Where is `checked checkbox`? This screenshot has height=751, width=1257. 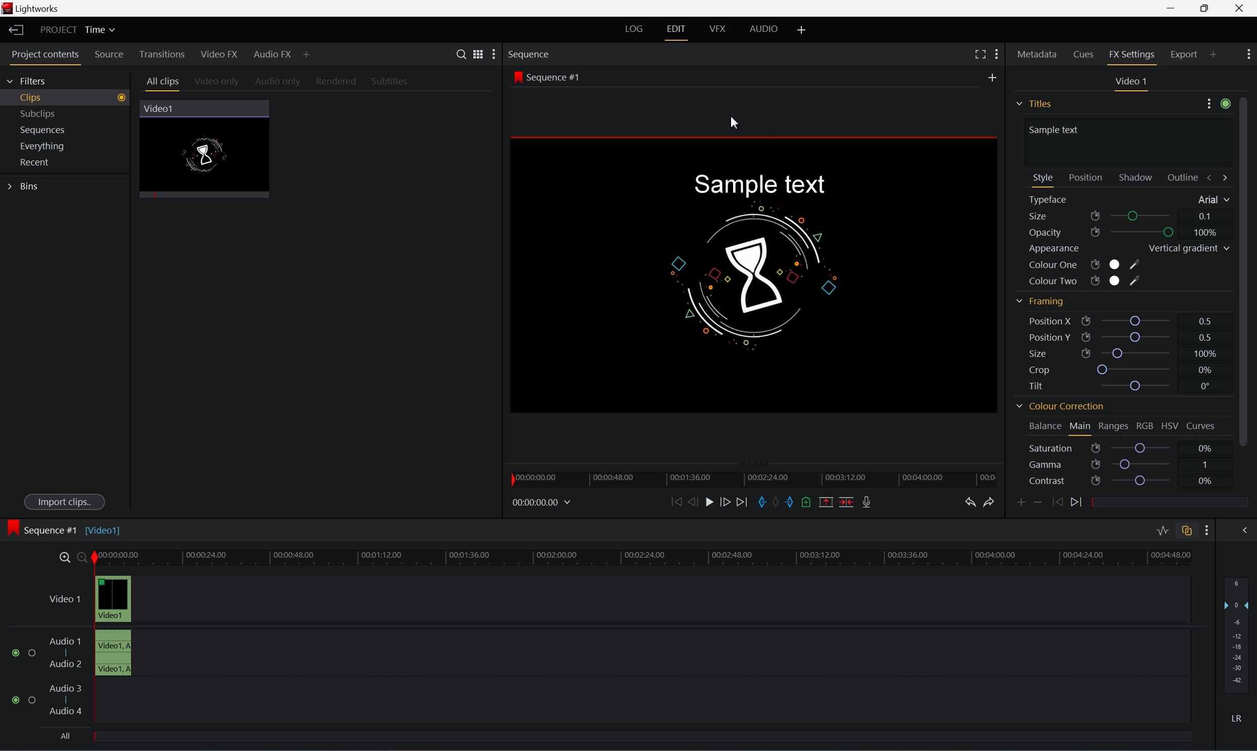
checked checkbox is located at coordinates (18, 700).